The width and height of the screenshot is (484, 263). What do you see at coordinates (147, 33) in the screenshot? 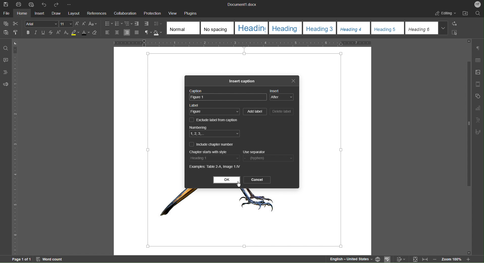
I see `Non-Printing Characters` at bounding box center [147, 33].